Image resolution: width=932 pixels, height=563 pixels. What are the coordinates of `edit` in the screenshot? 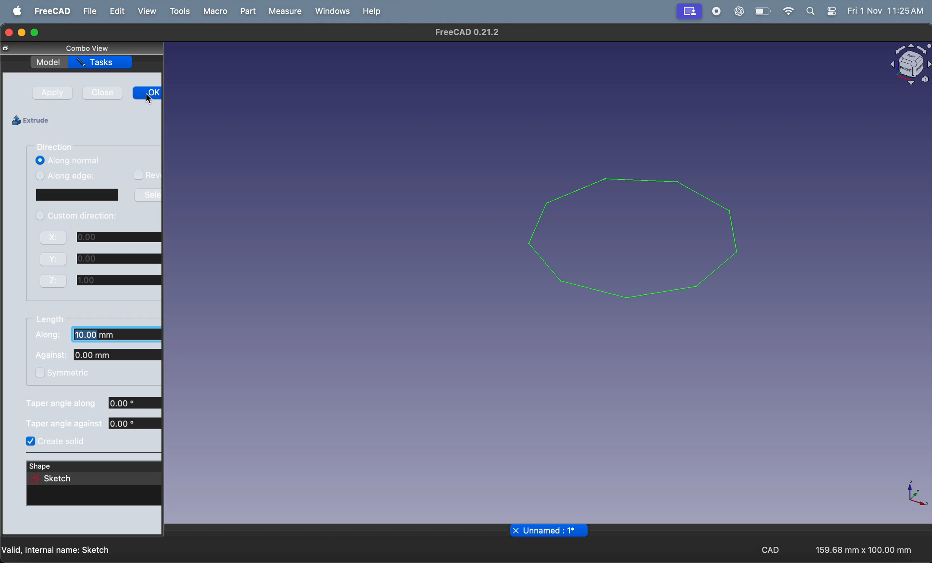 It's located at (114, 11).